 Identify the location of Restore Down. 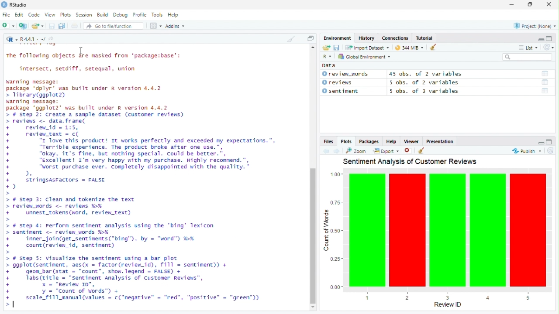
(531, 5).